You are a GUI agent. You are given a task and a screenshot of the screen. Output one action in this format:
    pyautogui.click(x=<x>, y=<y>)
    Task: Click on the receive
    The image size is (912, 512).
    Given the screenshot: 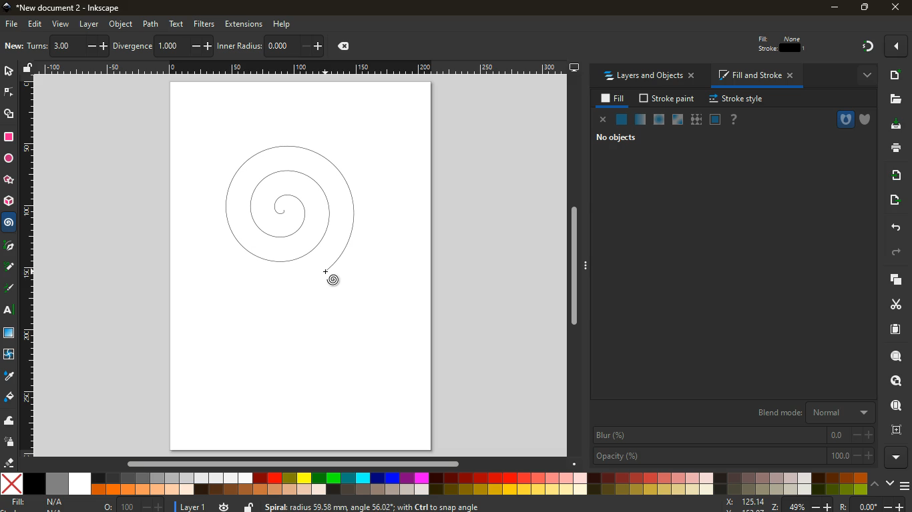 What is the action you would take?
    pyautogui.click(x=895, y=176)
    